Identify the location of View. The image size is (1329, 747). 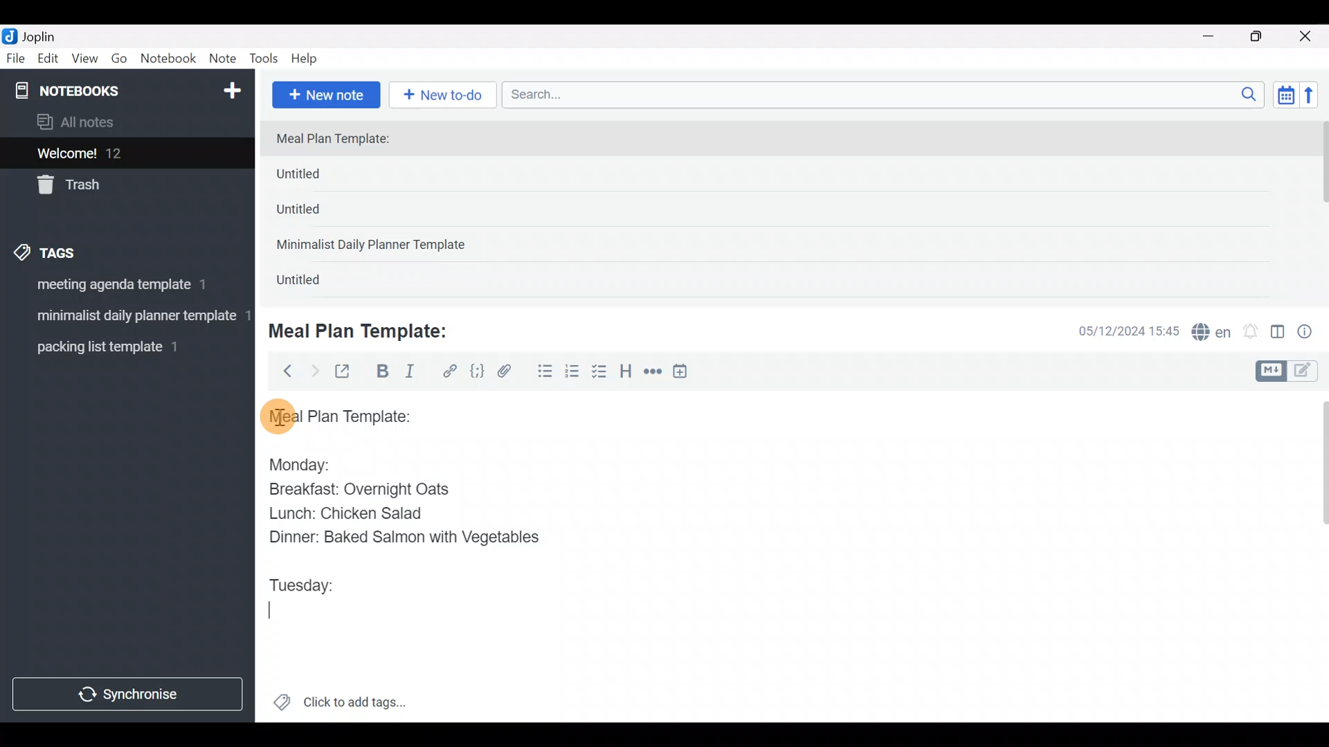
(84, 61).